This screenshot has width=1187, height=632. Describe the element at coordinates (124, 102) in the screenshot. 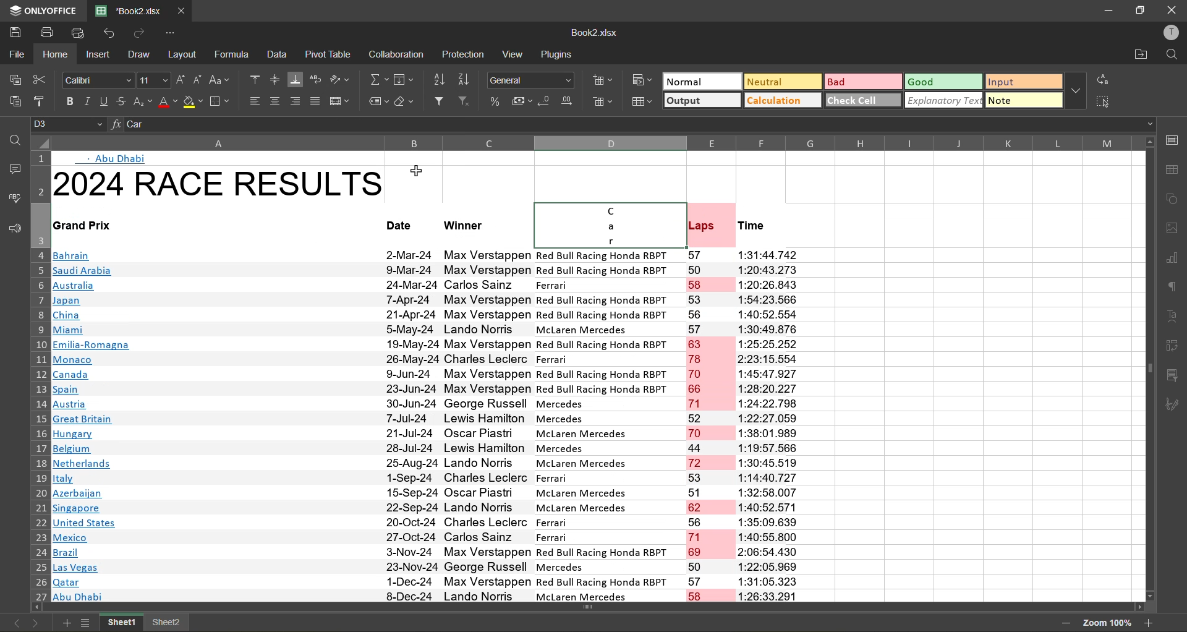

I see `strikethrough` at that location.